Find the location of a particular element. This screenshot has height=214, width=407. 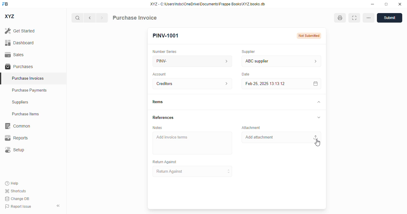

search is located at coordinates (78, 18).